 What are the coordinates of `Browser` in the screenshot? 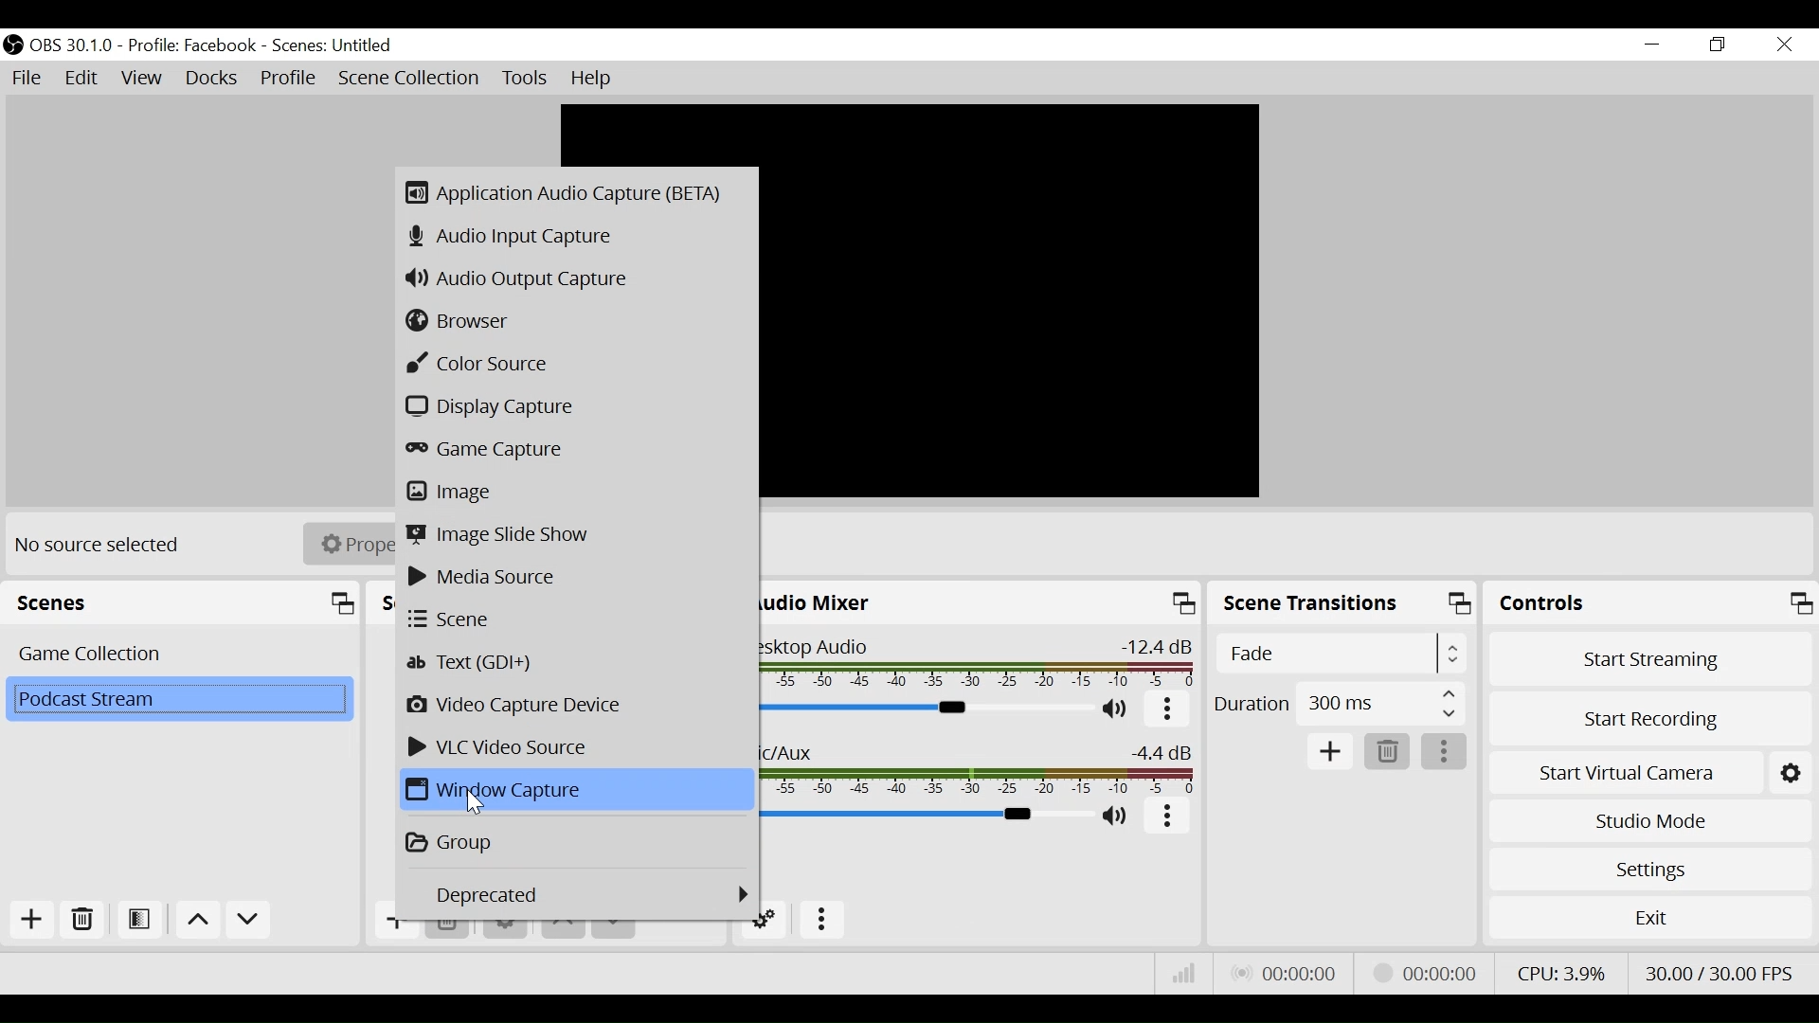 It's located at (575, 323).